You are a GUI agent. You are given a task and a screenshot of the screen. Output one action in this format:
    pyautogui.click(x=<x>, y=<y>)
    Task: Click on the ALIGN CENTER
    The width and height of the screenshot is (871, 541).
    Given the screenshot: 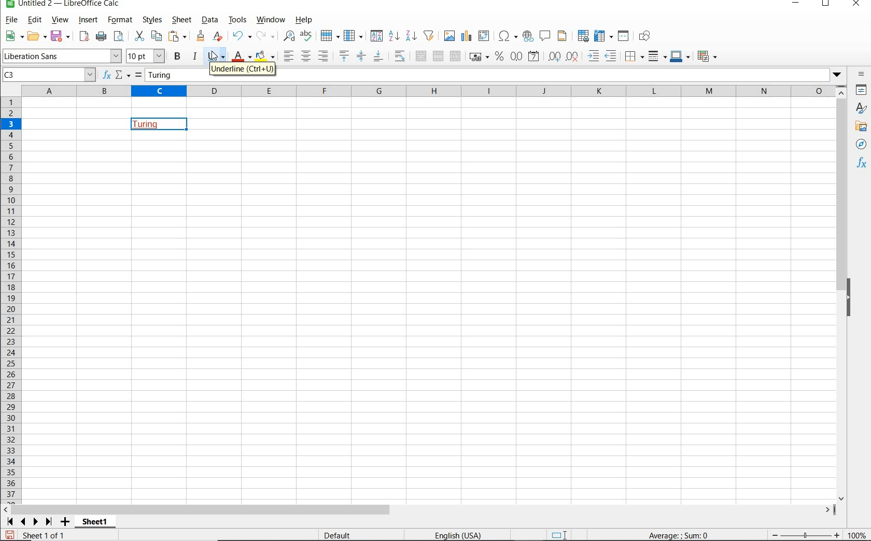 What is the action you would take?
    pyautogui.click(x=306, y=57)
    